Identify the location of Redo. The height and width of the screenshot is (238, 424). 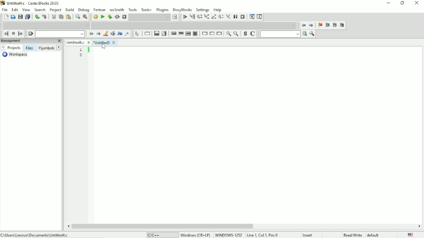
(45, 17).